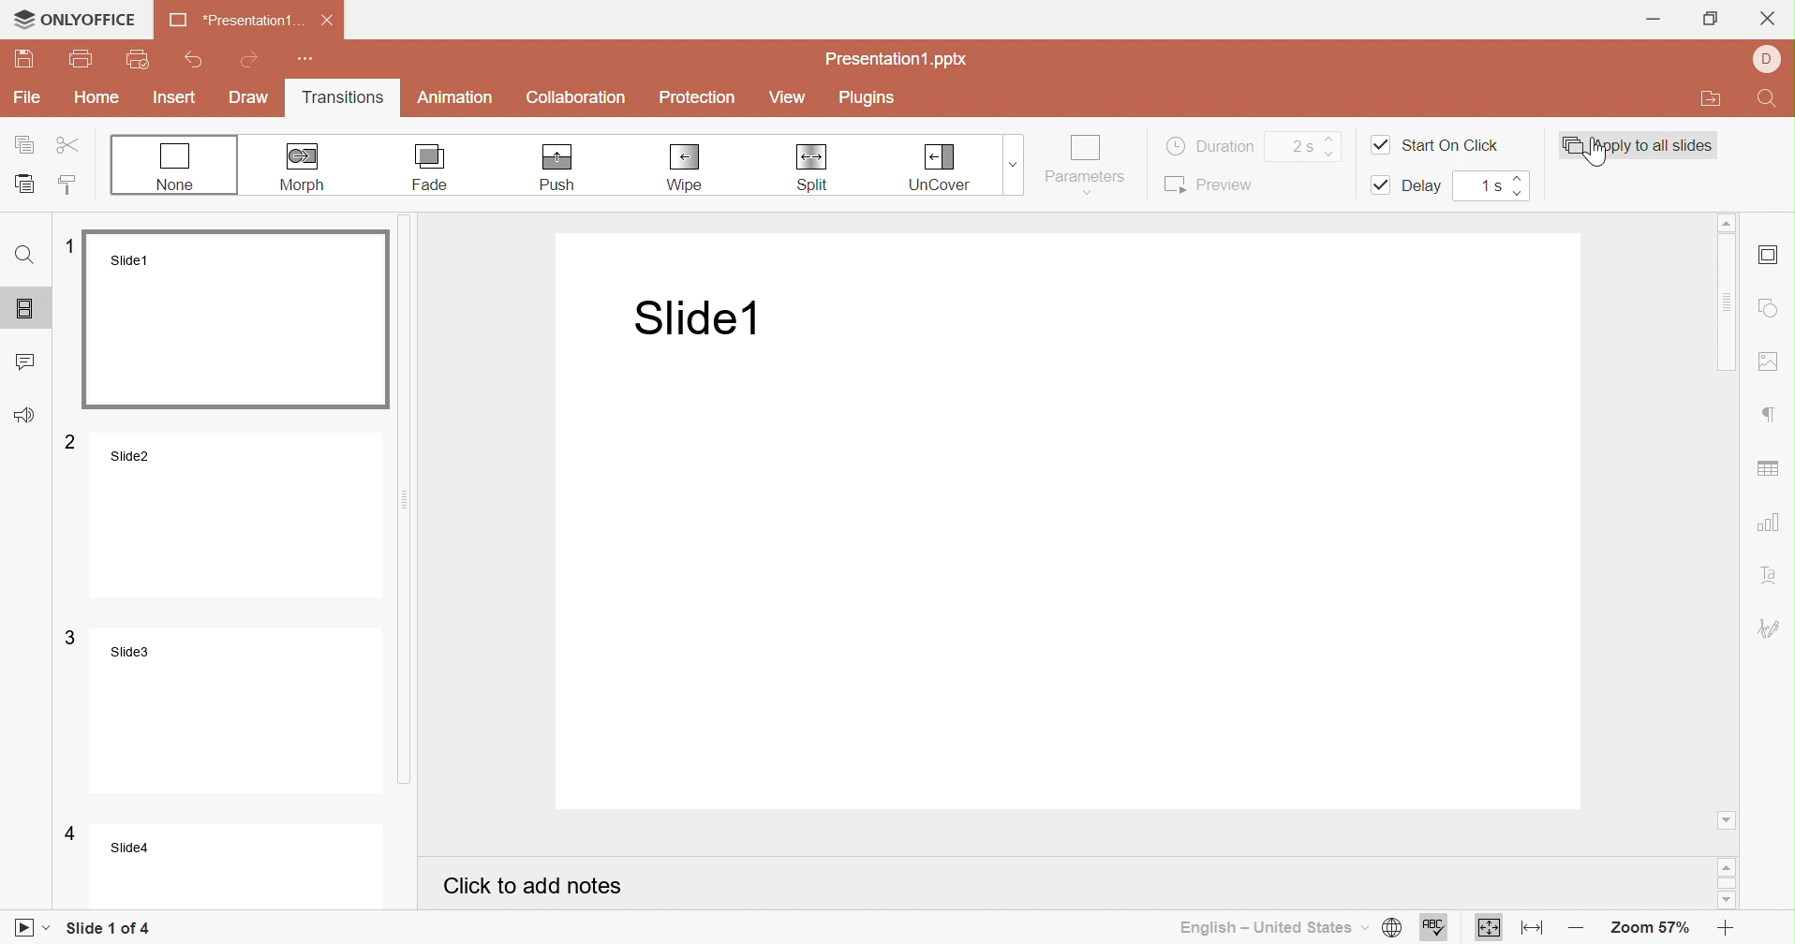 This screenshot has width=1795, height=944. I want to click on Find, so click(1770, 101).